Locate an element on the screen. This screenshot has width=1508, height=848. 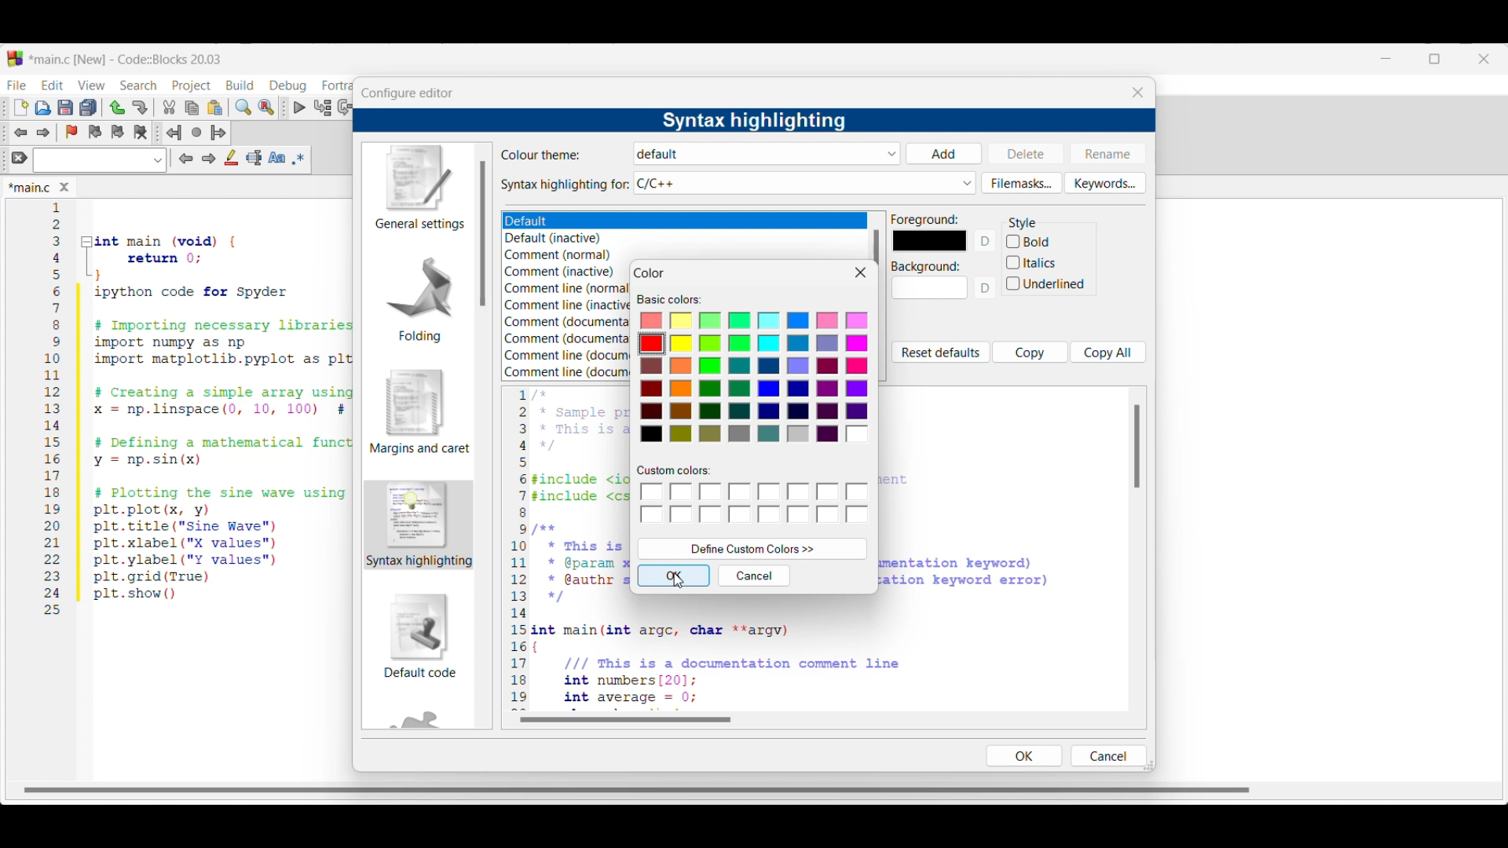
Text box and text options is located at coordinates (99, 160).